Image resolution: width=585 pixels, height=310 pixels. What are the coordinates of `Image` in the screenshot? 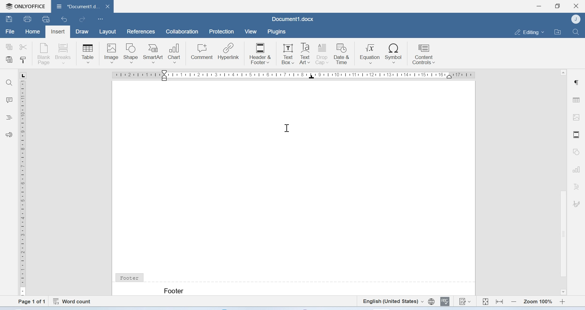 It's located at (577, 118).